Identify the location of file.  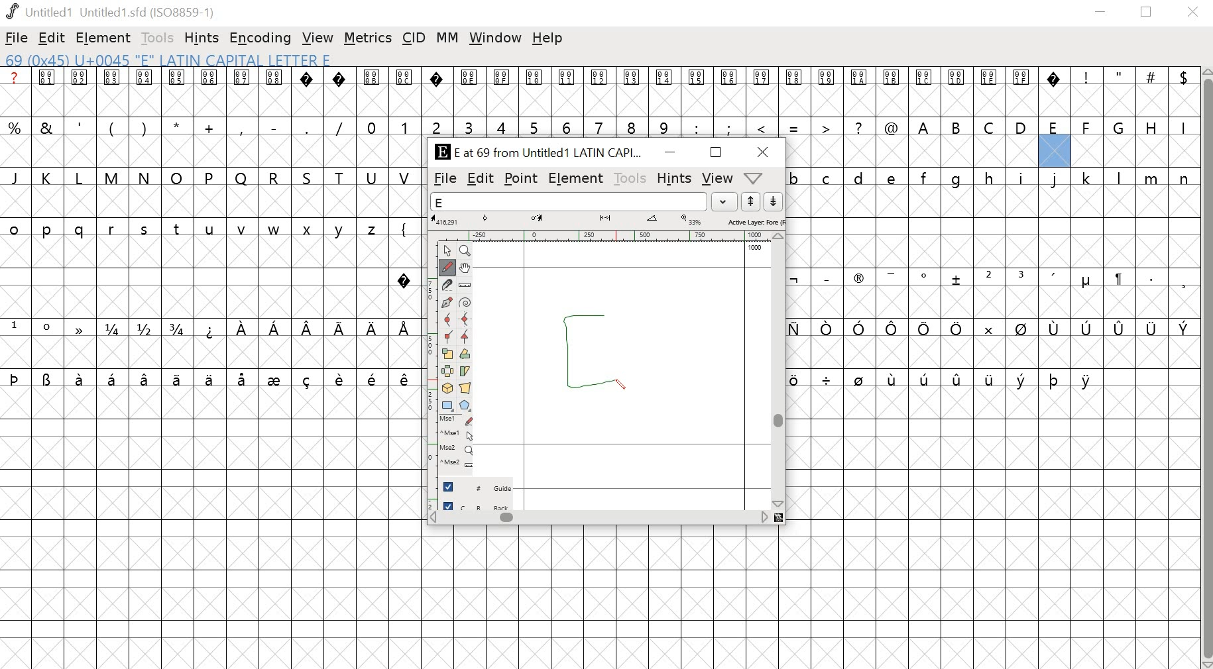
(445, 179).